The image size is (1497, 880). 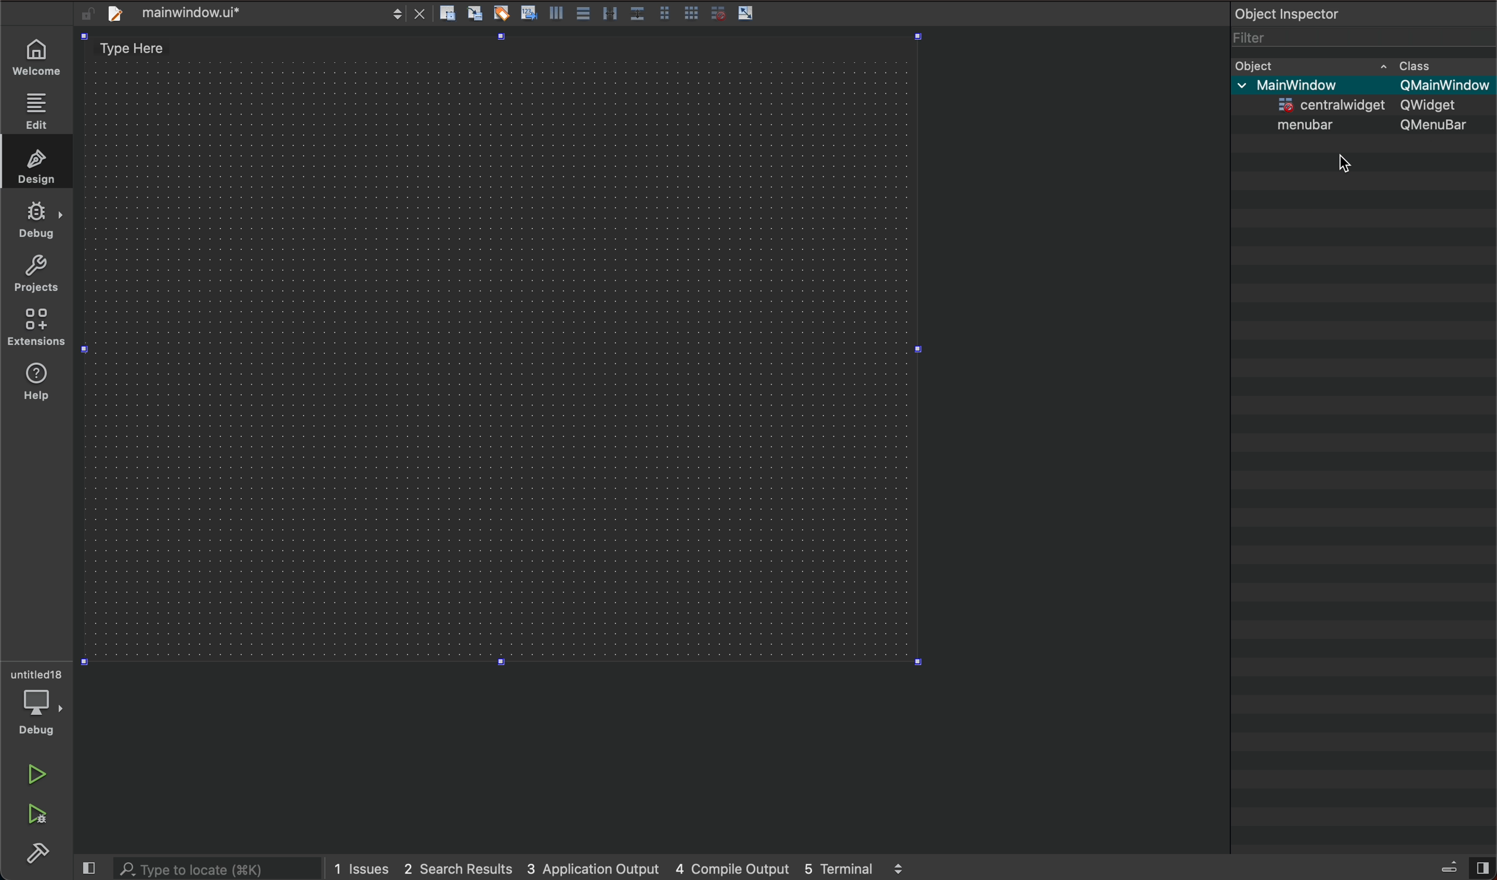 I want to click on menubar Qmenubar, so click(x=1375, y=125).